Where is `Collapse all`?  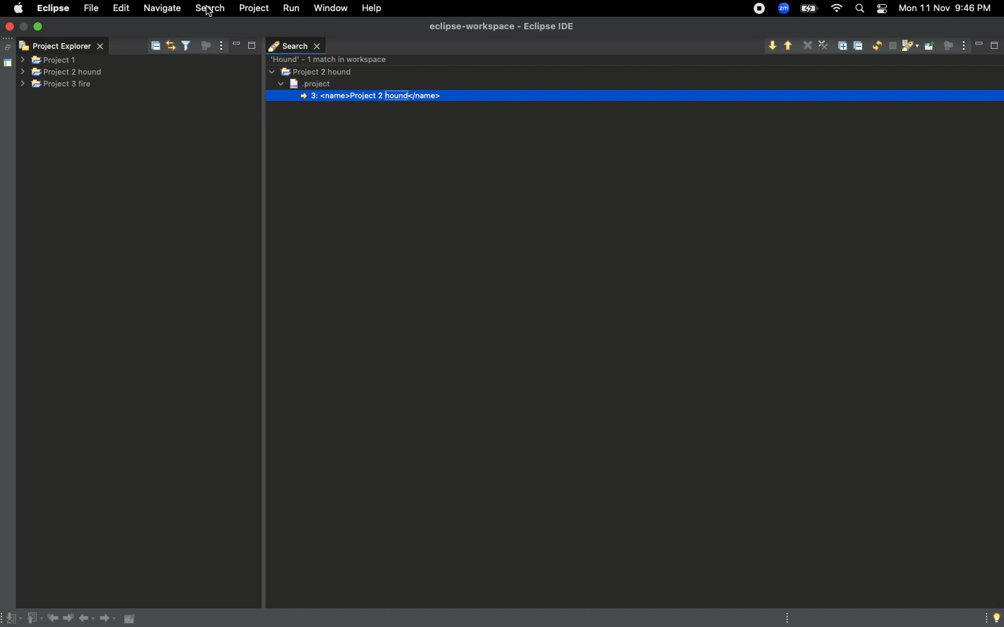
Collapse all is located at coordinates (860, 47).